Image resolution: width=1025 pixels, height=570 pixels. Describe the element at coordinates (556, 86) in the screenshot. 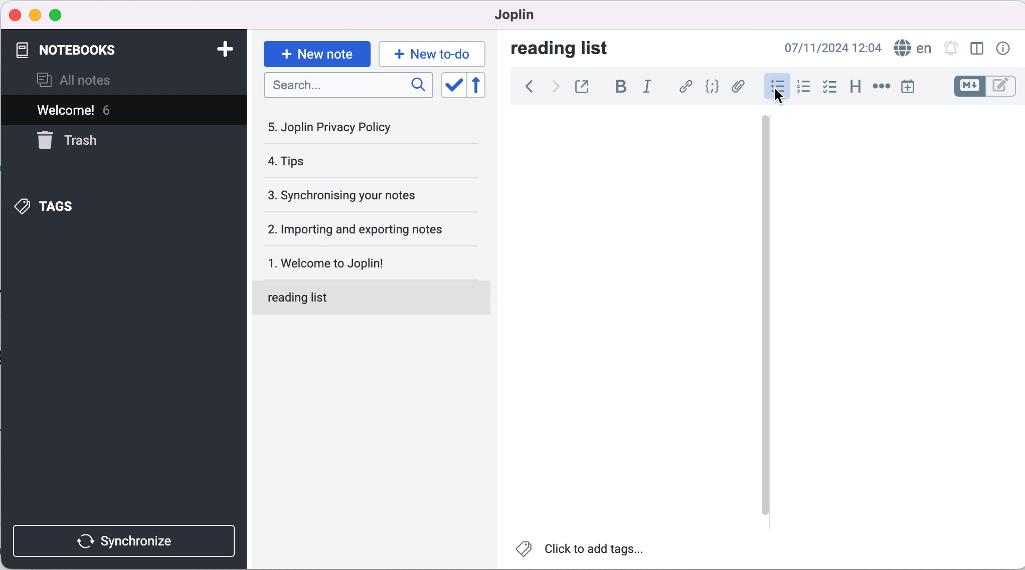

I see `forward` at that location.